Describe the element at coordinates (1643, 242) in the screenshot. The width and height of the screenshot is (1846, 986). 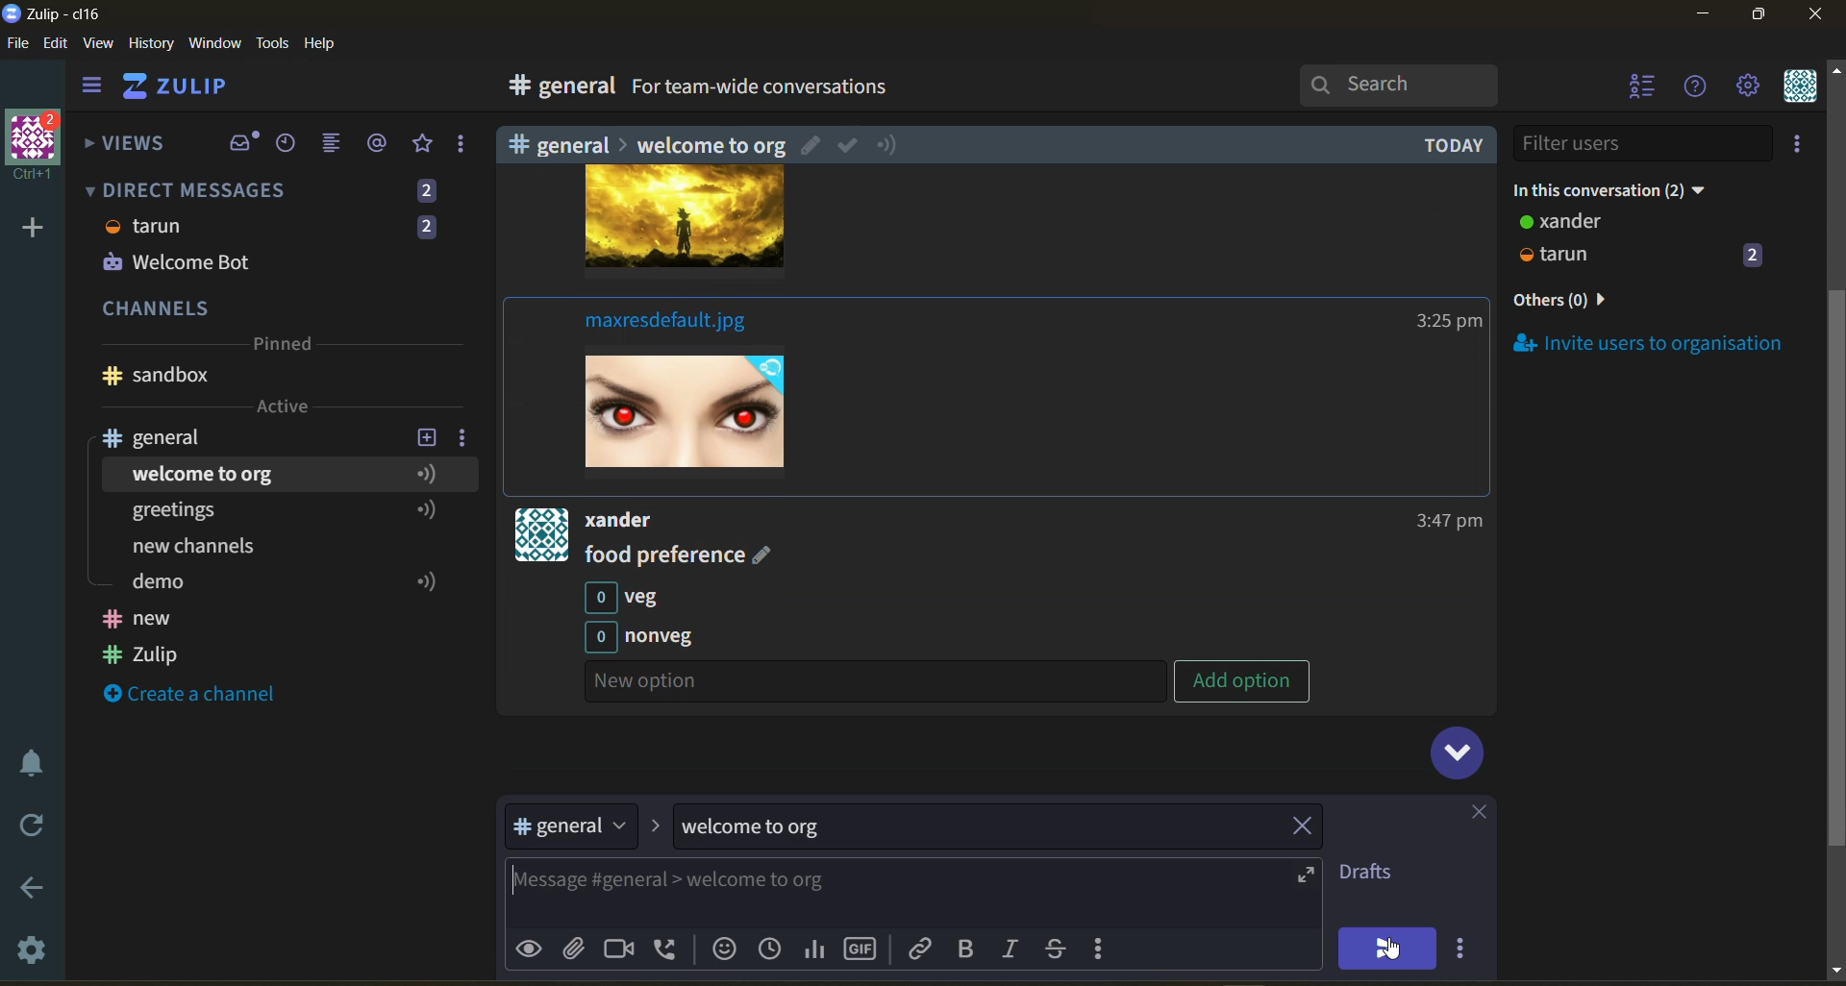
I see `users and status` at that location.